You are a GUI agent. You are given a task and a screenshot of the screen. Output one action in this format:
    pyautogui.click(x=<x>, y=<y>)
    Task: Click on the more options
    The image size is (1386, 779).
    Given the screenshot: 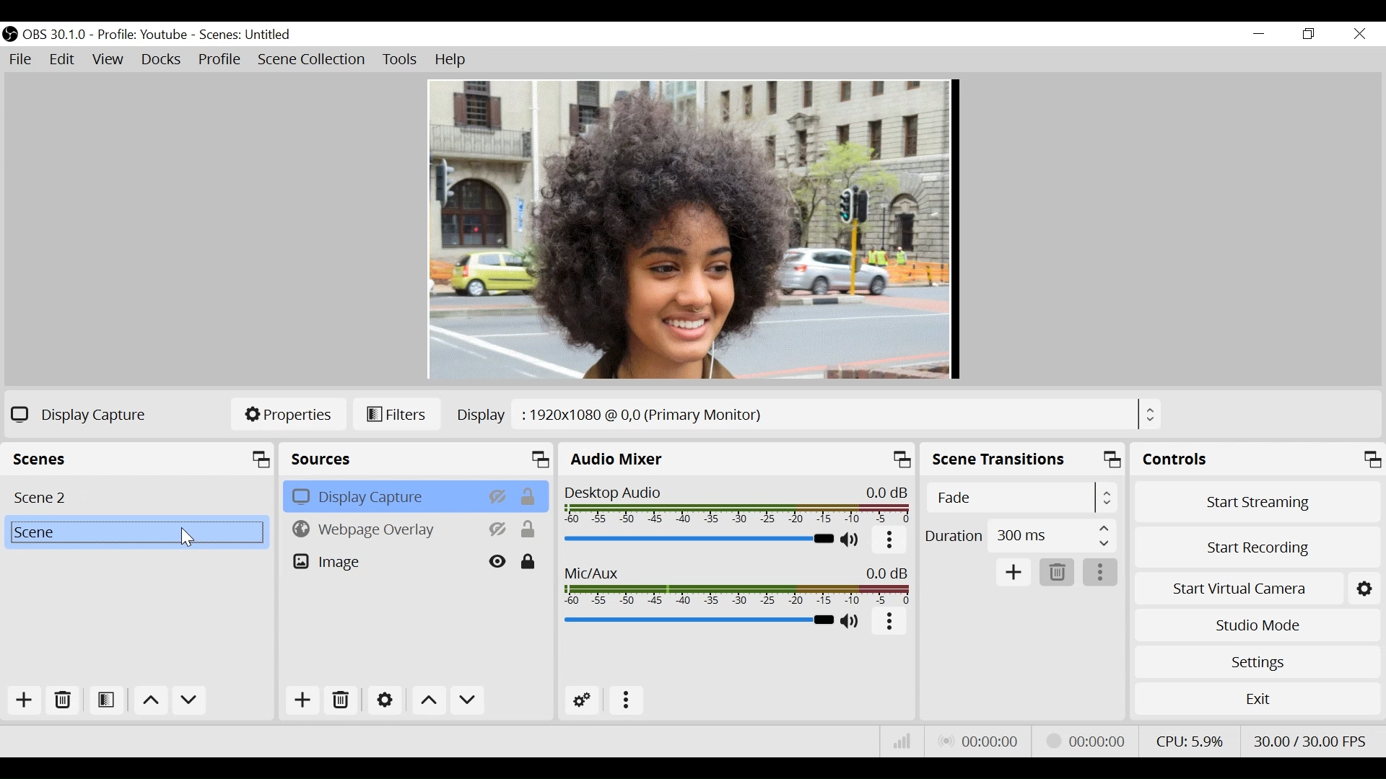 What is the action you would take?
    pyautogui.click(x=1101, y=572)
    